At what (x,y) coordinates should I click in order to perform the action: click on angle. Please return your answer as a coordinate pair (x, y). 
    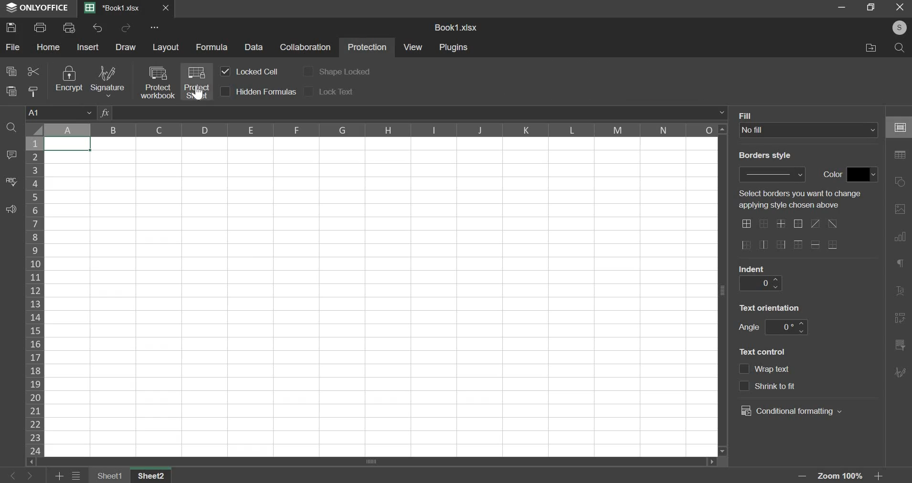
    Looking at the image, I should click on (785, 327).